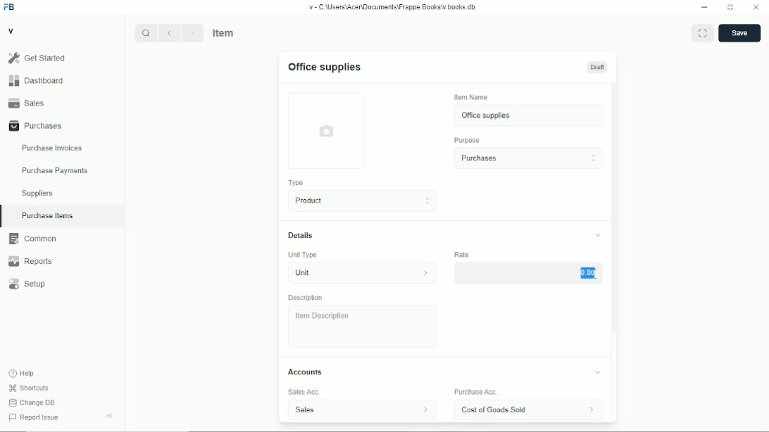 The height and width of the screenshot is (432, 769). Describe the element at coordinates (325, 68) in the screenshot. I see `office supplies` at that location.